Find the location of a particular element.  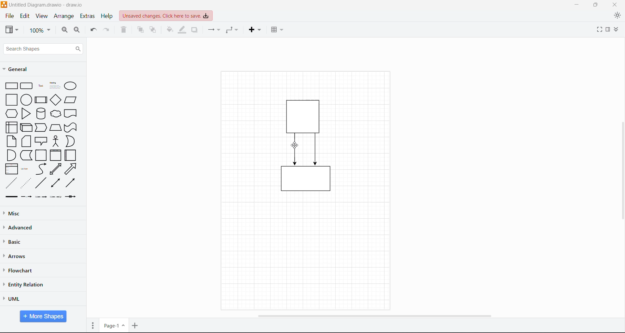

Extras is located at coordinates (88, 16).